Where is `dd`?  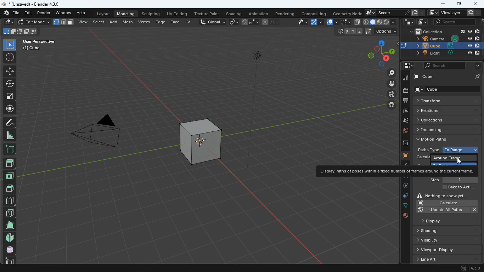
dd is located at coordinates (10, 149).